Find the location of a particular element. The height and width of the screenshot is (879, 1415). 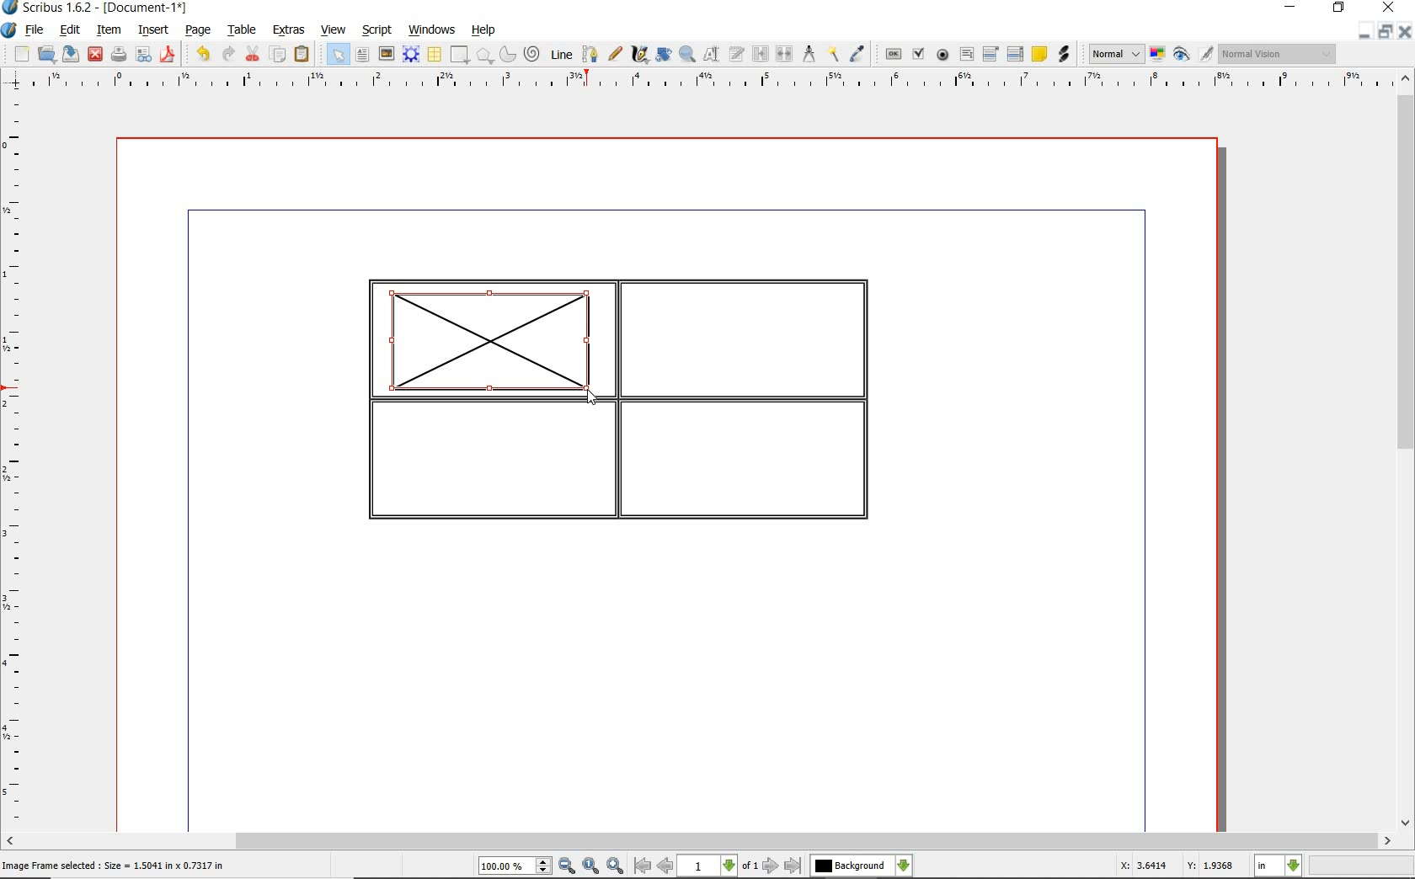

cut is located at coordinates (254, 53).